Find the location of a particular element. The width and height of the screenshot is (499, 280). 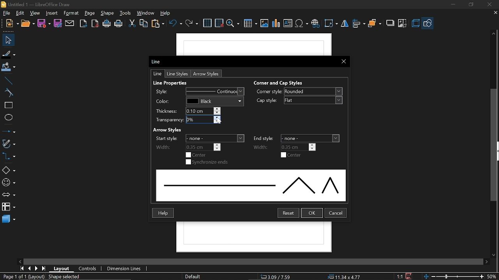

new is located at coordinates (11, 23).